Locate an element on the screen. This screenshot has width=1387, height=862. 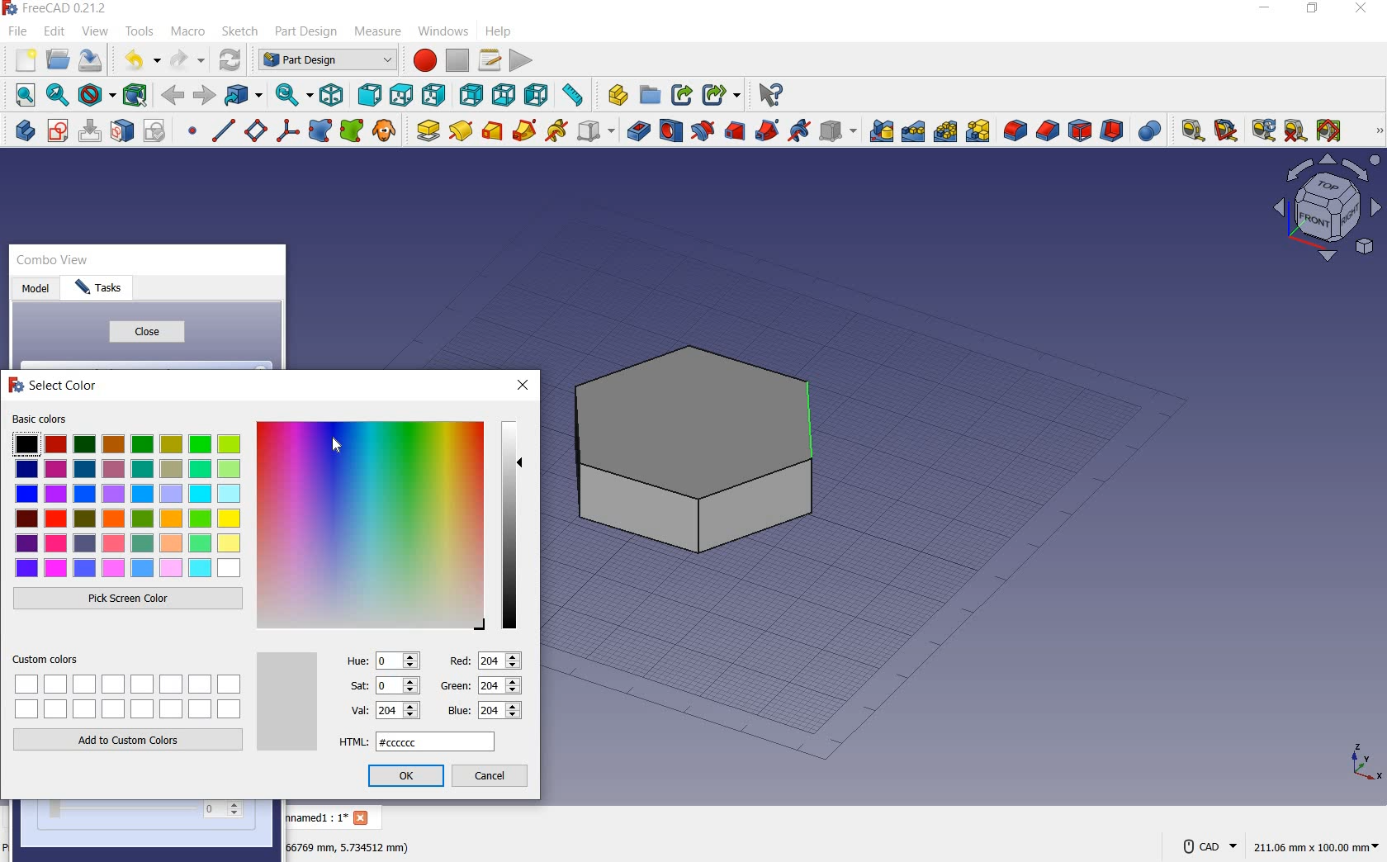
selected color is located at coordinates (286, 701).